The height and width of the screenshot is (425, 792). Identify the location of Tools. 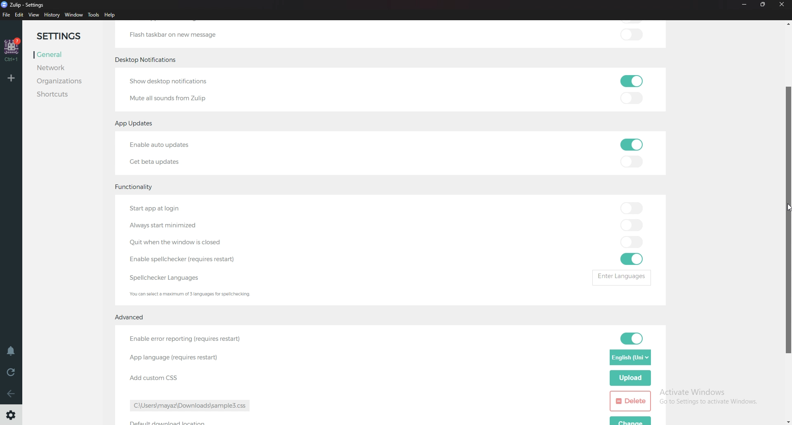
(94, 14).